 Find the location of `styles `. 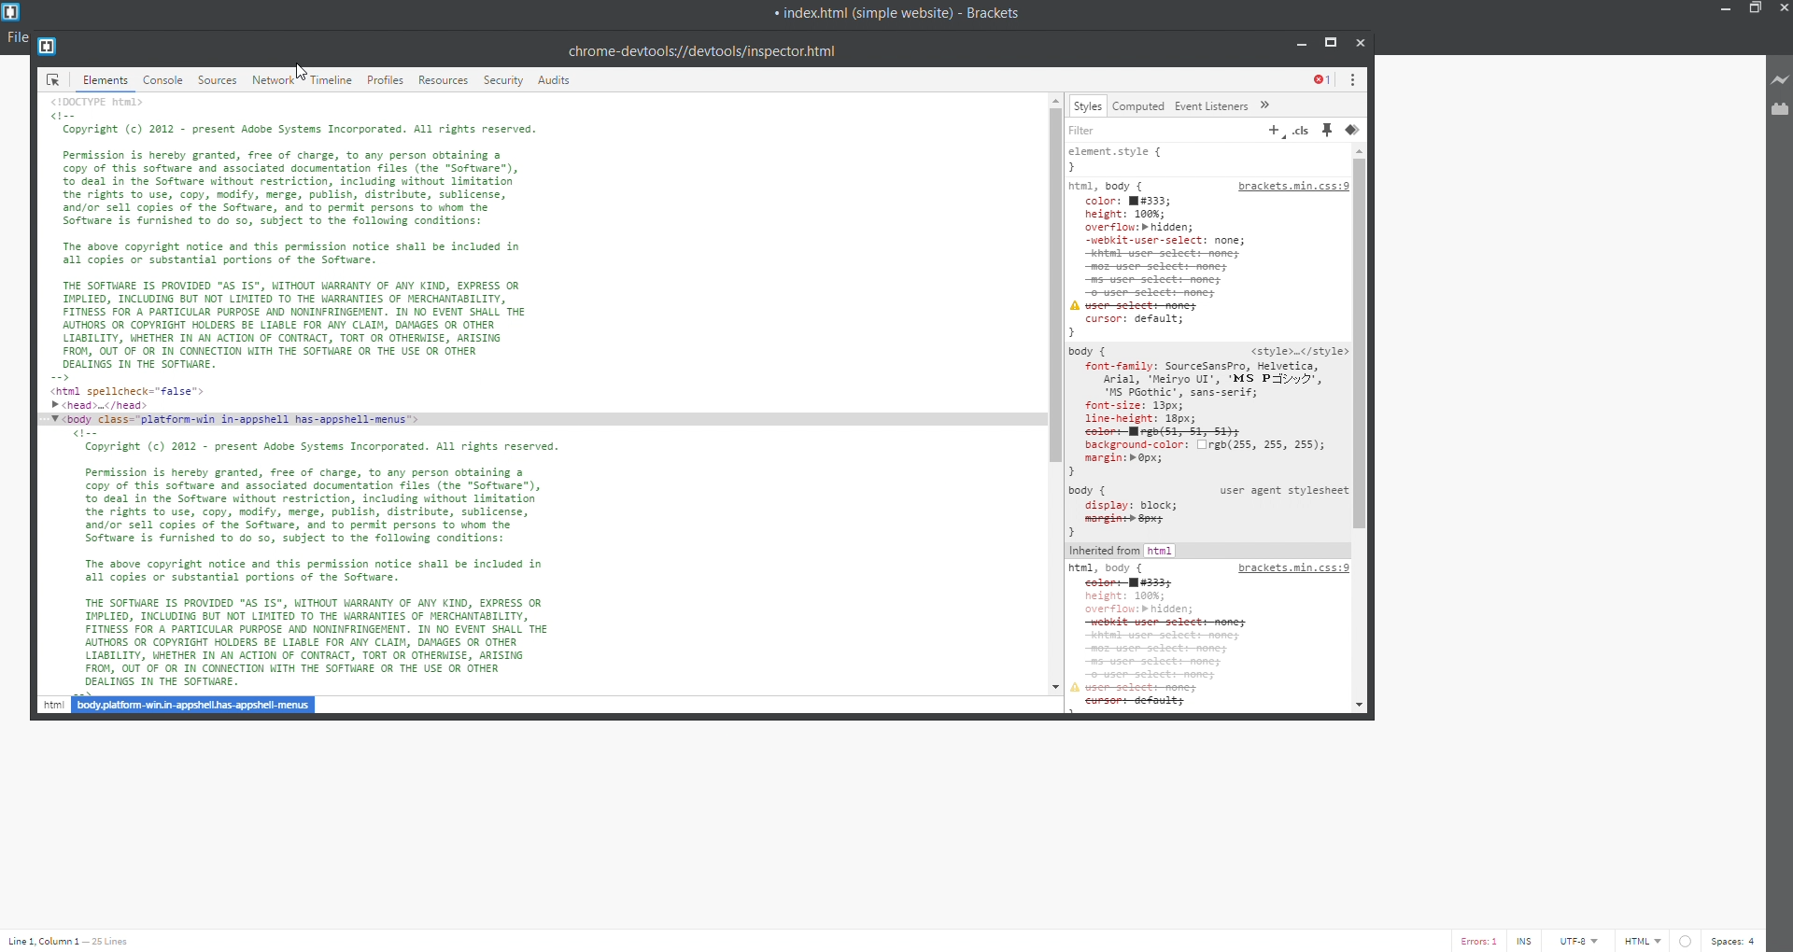

styles  is located at coordinates (1084, 107).